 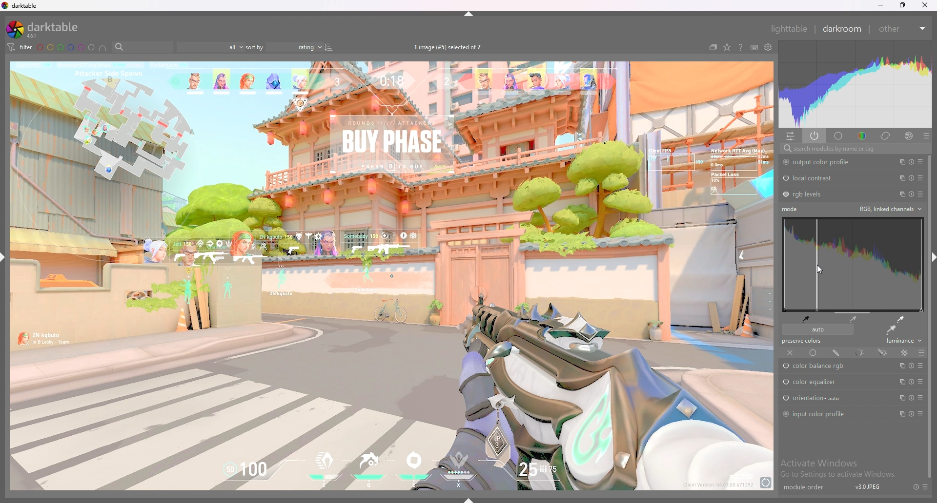 What do you see at coordinates (785, 178) in the screenshot?
I see `switched on` at bounding box center [785, 178].